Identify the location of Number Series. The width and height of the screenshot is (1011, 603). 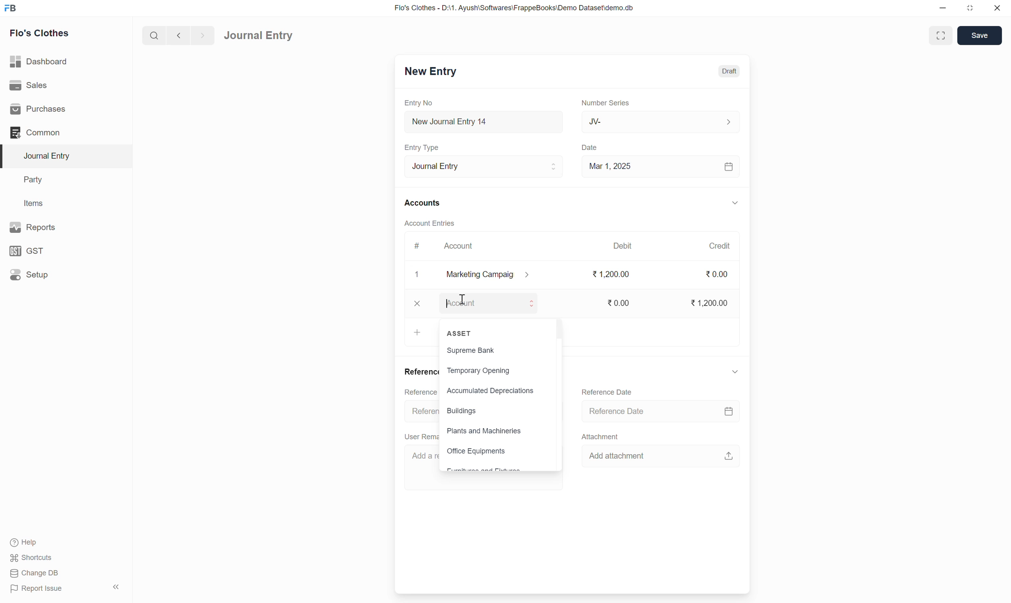
(606, 102).